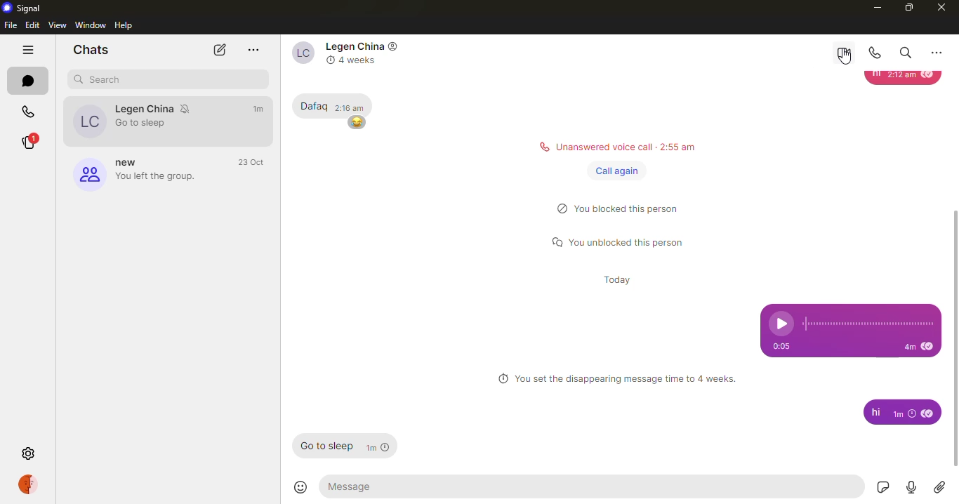 The image size is (959, 504). Describe the element at coordinates (931, 413) in the screenshot. I see `read` at that location.